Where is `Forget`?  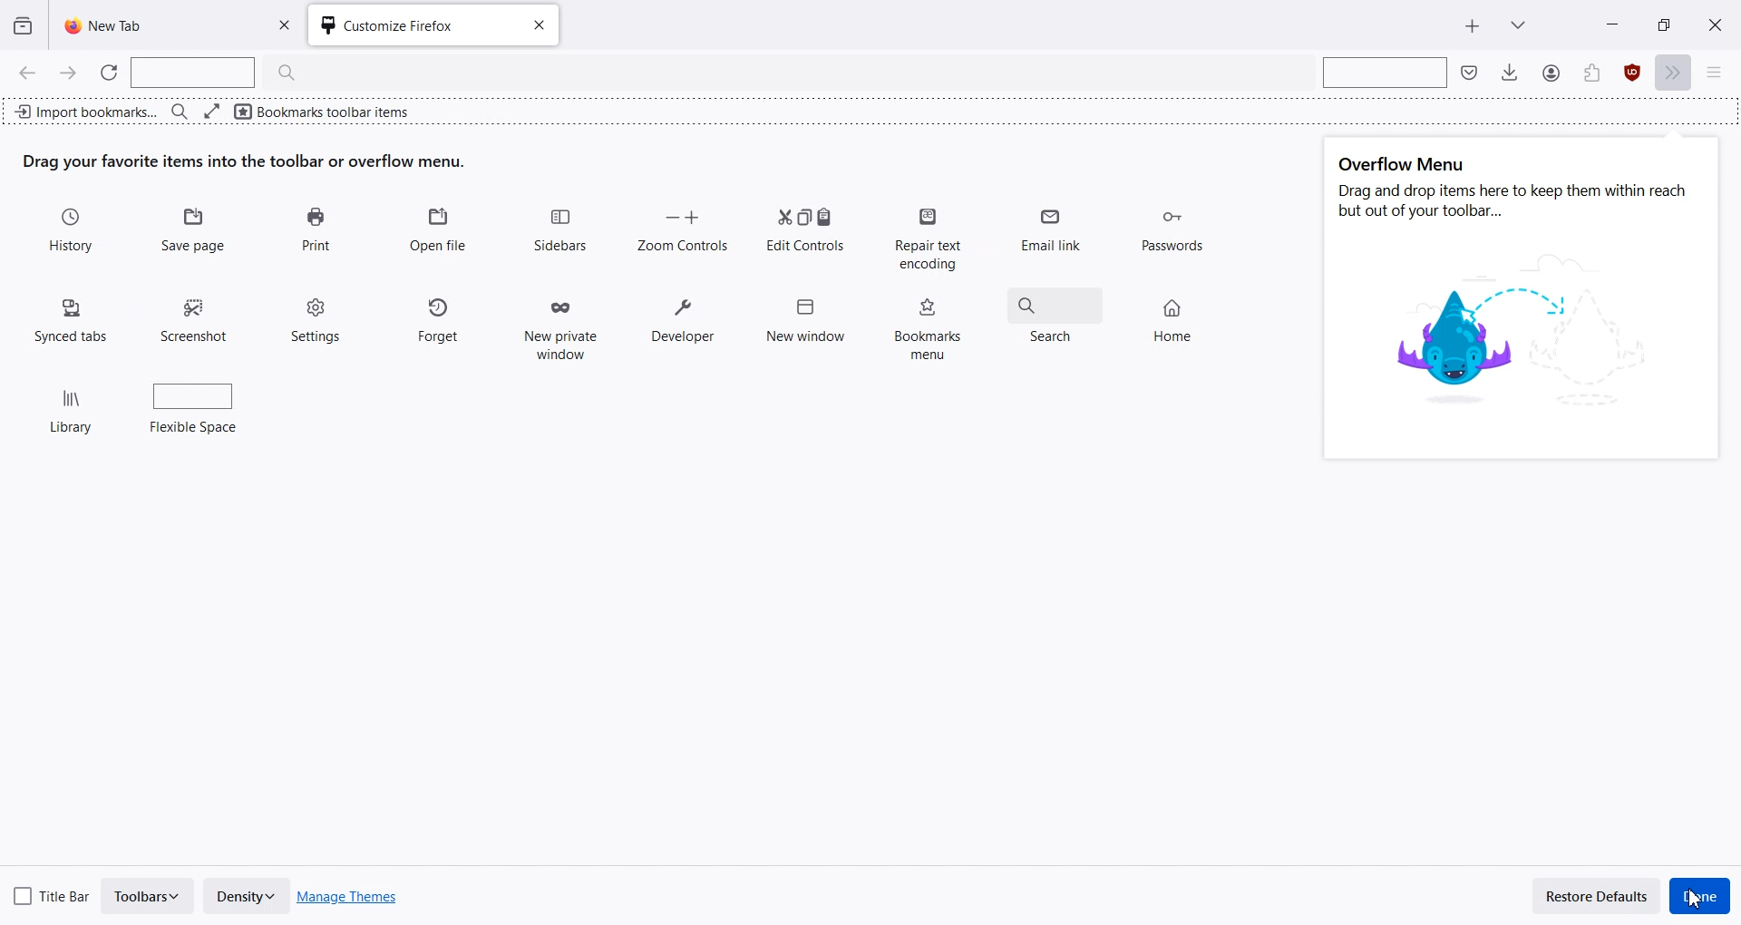
Forget is located at coordinates (440, 316).